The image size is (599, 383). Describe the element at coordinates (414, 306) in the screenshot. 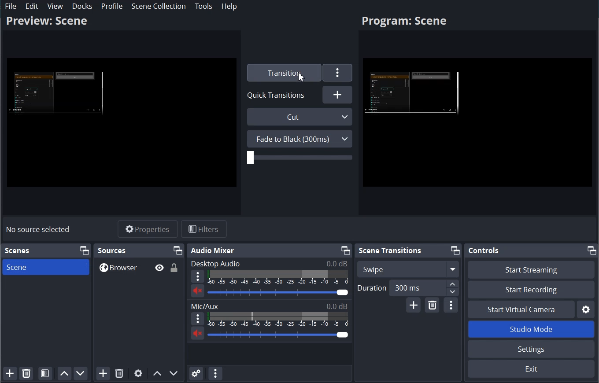

I see `Add Configurable Transition` at that location.